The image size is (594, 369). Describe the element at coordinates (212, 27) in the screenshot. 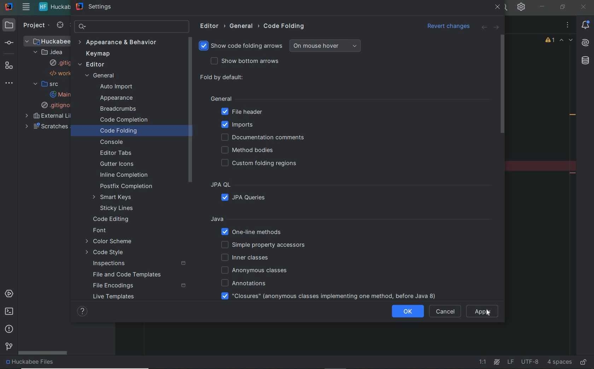

I see `editor` at that location.